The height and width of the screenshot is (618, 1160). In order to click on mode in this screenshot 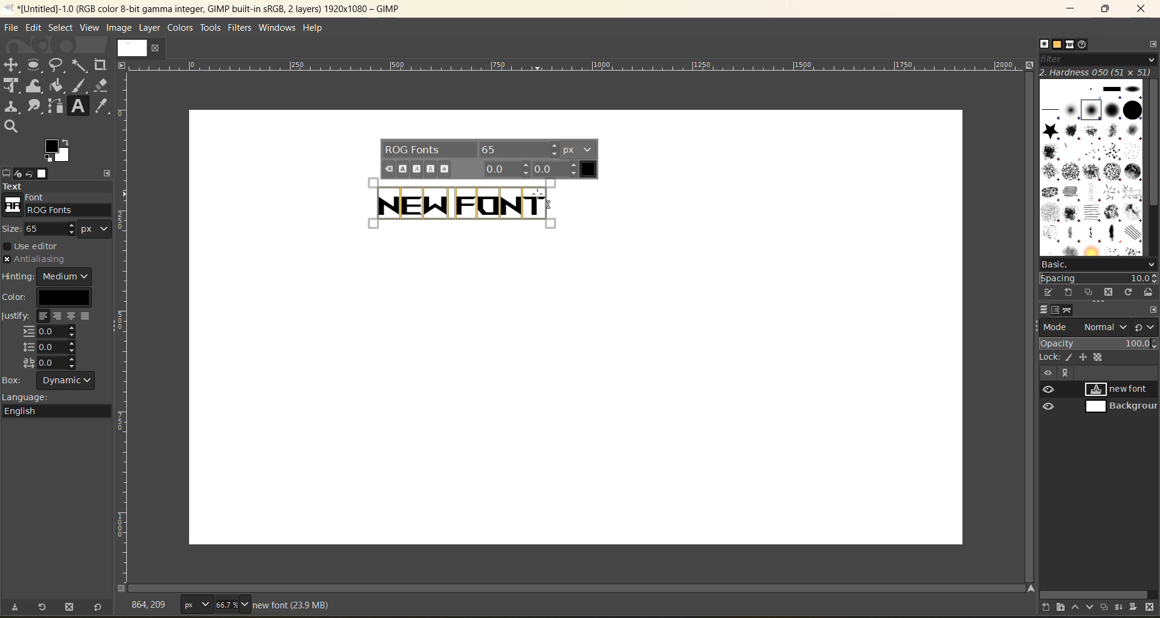, I will do `click(1086, 328)`.